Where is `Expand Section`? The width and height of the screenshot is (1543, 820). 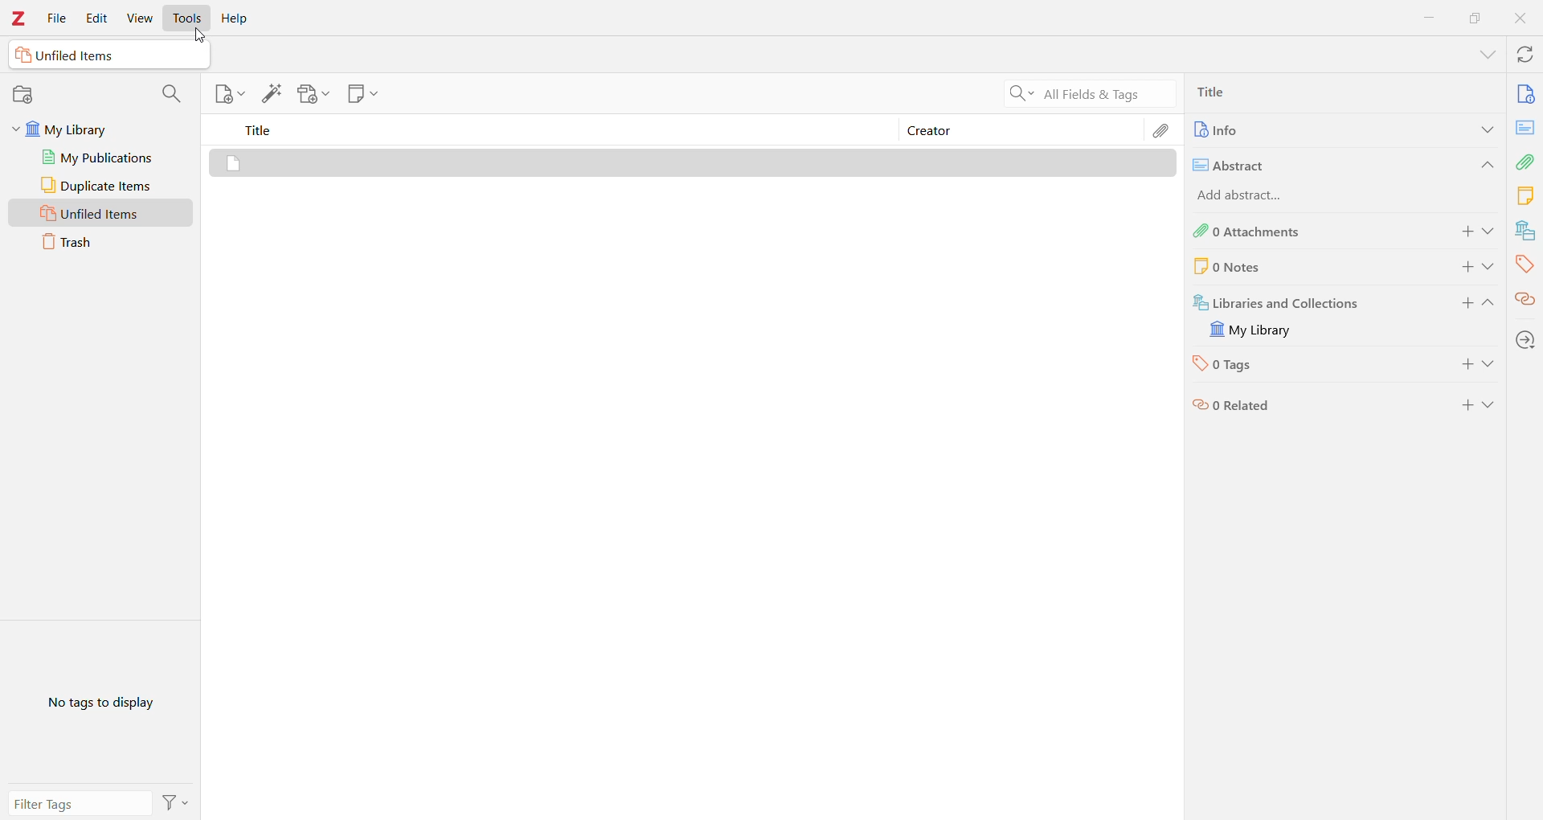
Expand Section is located at coordinates (1489, 268).